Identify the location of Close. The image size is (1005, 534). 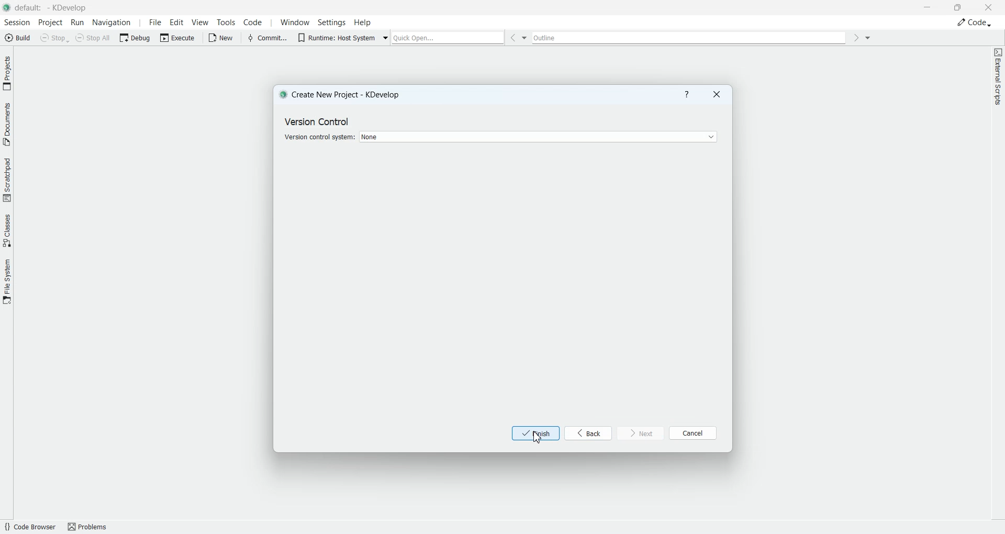
(988, 7).